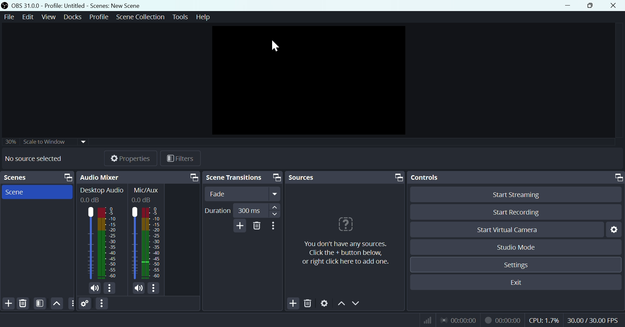 The image size is (625, 327). What do you see at coordinates (94, 288) in the screenshot?
I see `Volume` at bounding box center [94, 288].